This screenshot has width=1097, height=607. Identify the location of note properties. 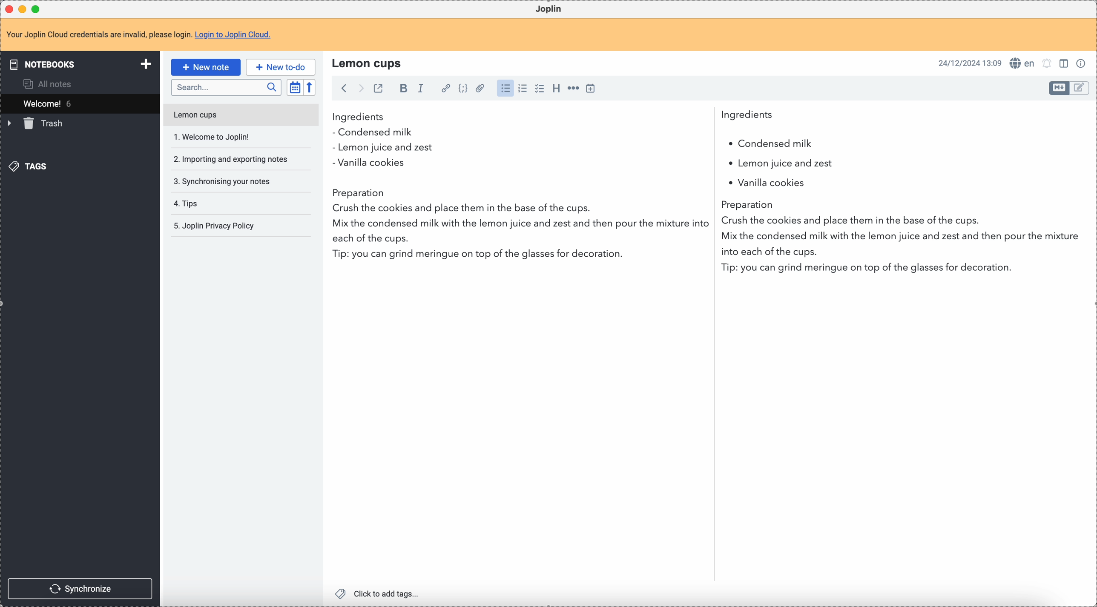
(1083, 63).